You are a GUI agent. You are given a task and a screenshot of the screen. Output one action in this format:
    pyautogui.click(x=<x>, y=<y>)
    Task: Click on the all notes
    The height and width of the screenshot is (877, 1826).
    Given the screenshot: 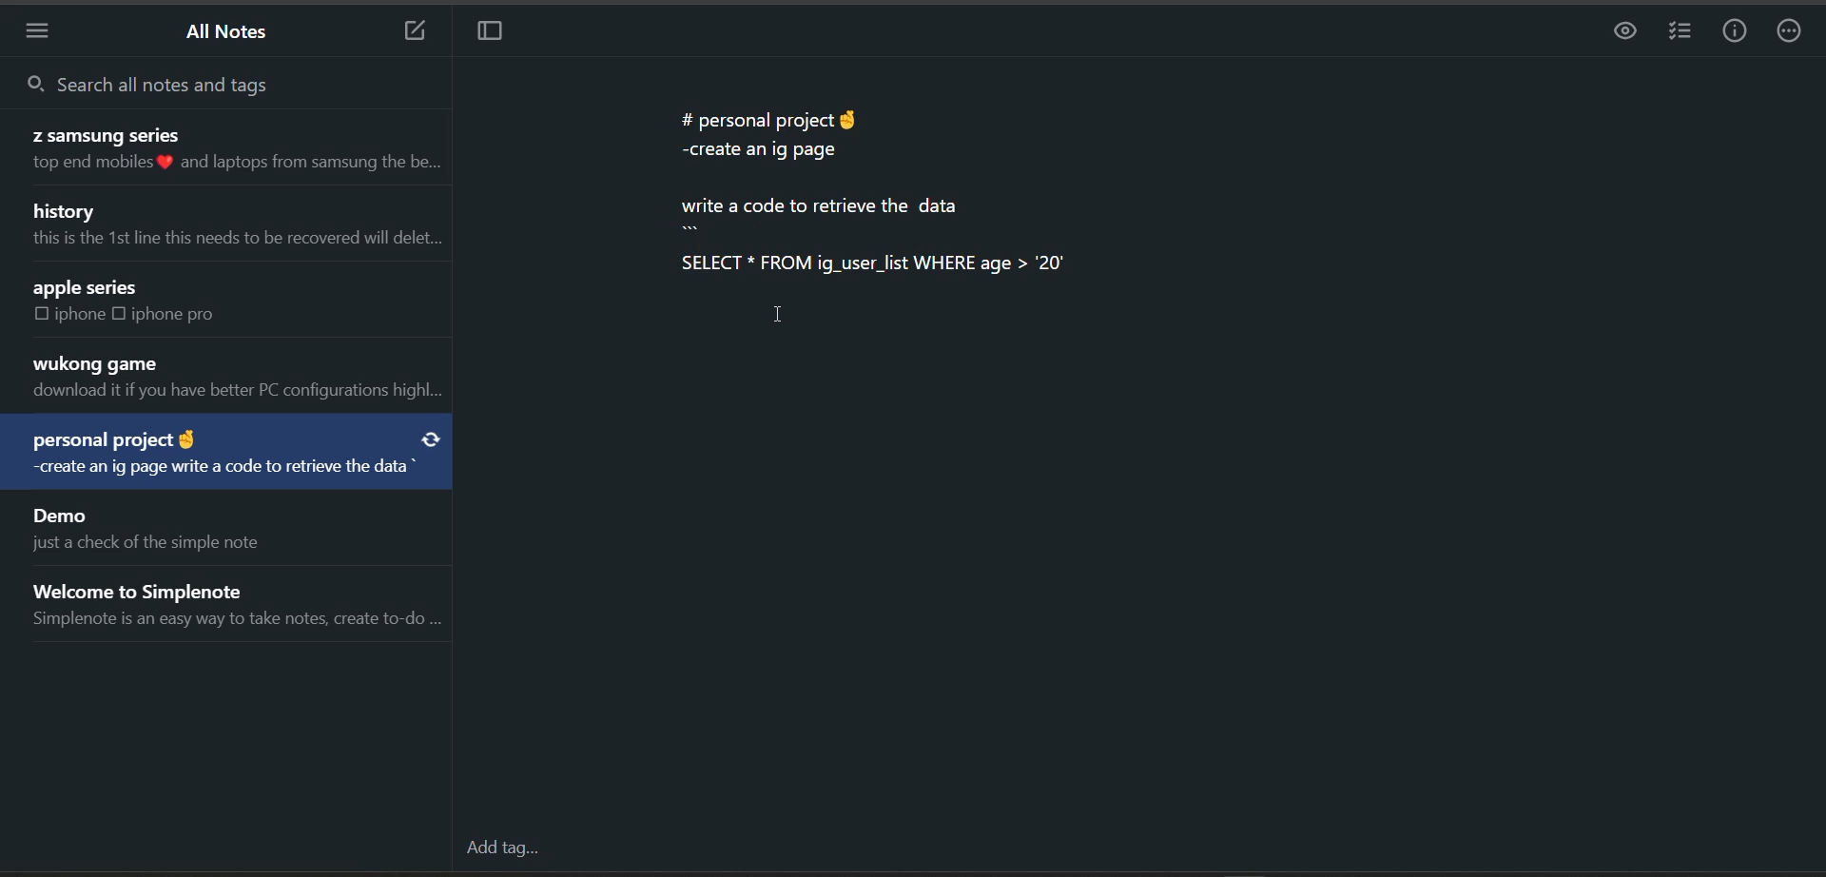 What is the action you would take?
    pyautogui.click(x=229, y=35)
    